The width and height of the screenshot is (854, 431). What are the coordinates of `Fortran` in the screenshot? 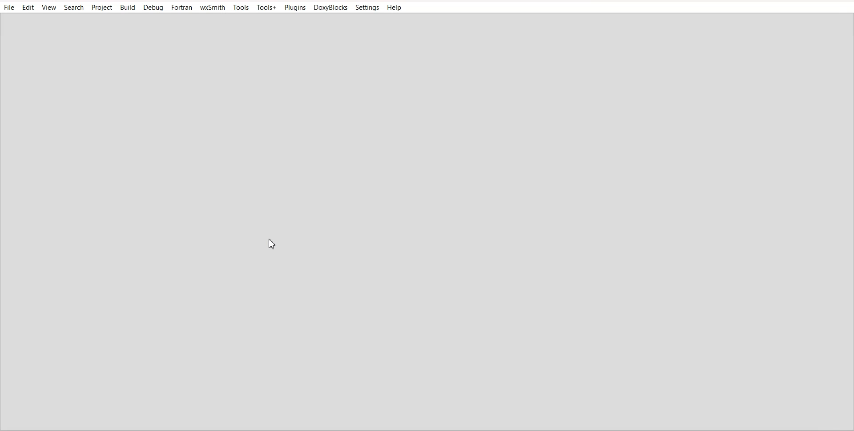 It's located at (182, 7).